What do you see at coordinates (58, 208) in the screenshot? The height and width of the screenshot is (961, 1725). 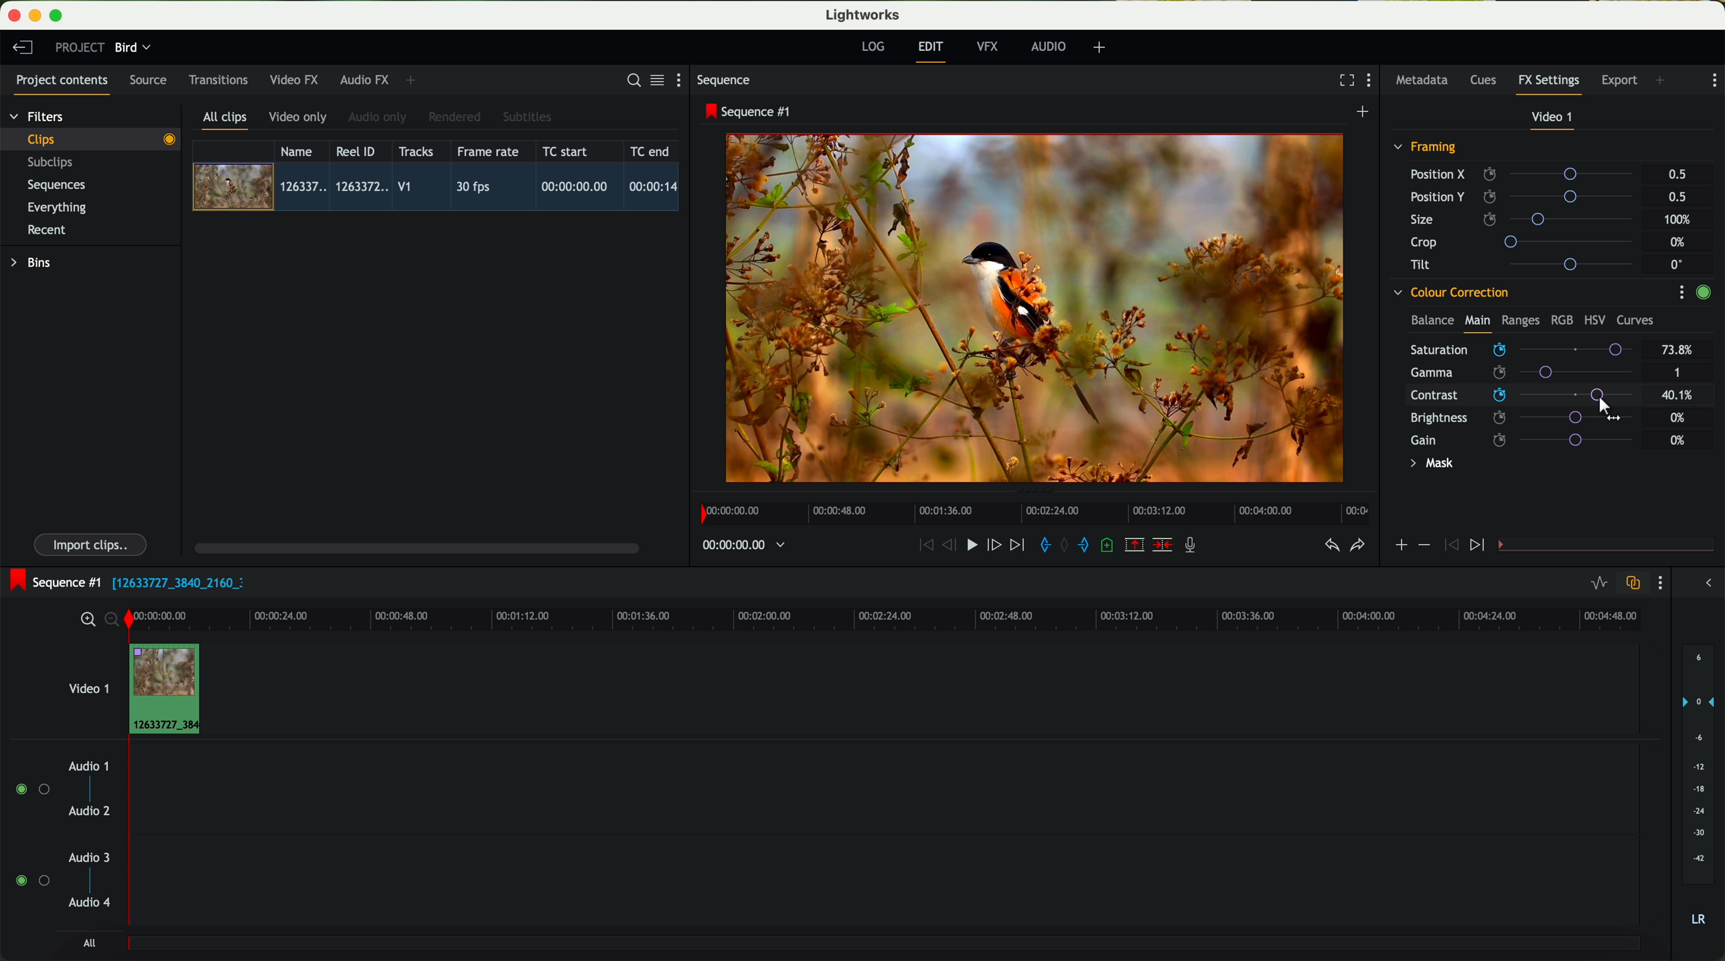 I see `everything` at bounding box center [58, 208].